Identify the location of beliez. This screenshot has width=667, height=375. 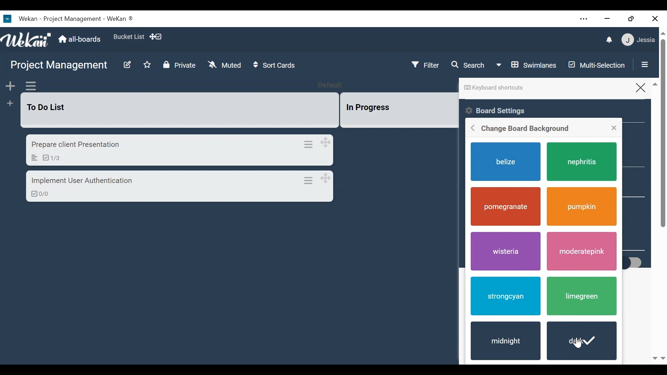
(506, 162).